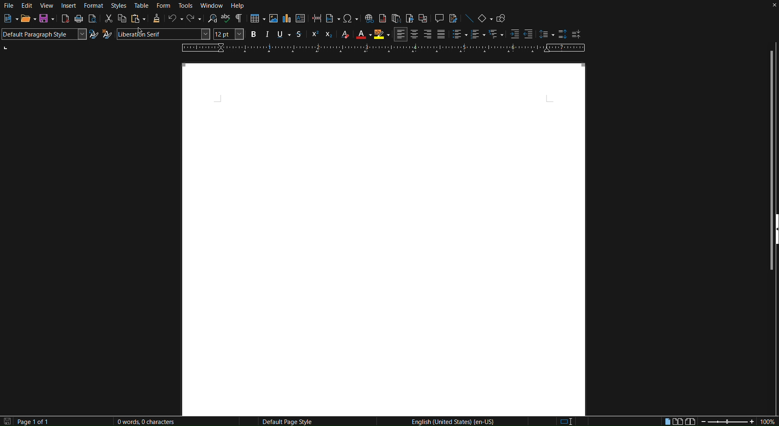  I want to click on Book view, so click(690, 420).